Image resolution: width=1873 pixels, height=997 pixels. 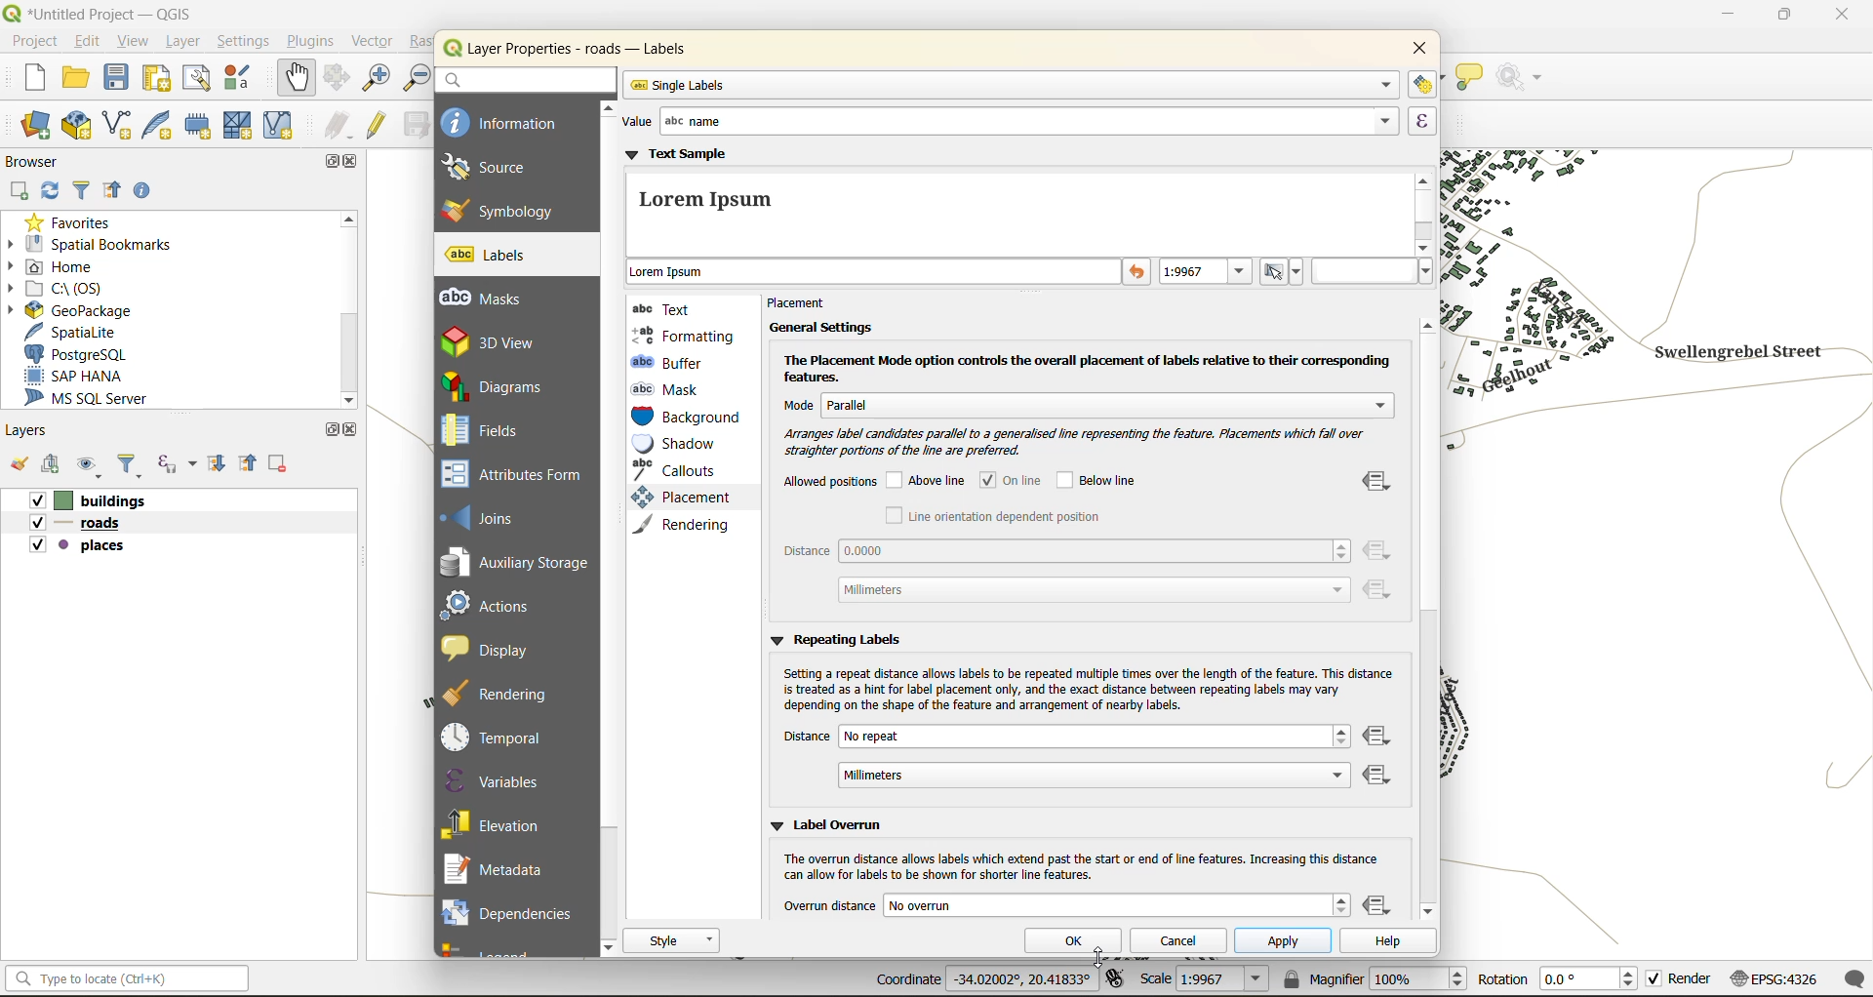 I want to click on enable properties, so click(x=145, y=191).